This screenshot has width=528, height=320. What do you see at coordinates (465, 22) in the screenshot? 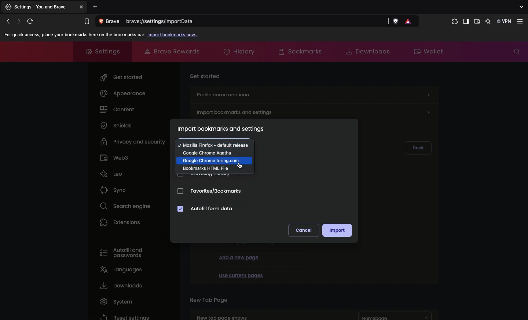
I see `Sidebar` at bounding box center [465, 22].